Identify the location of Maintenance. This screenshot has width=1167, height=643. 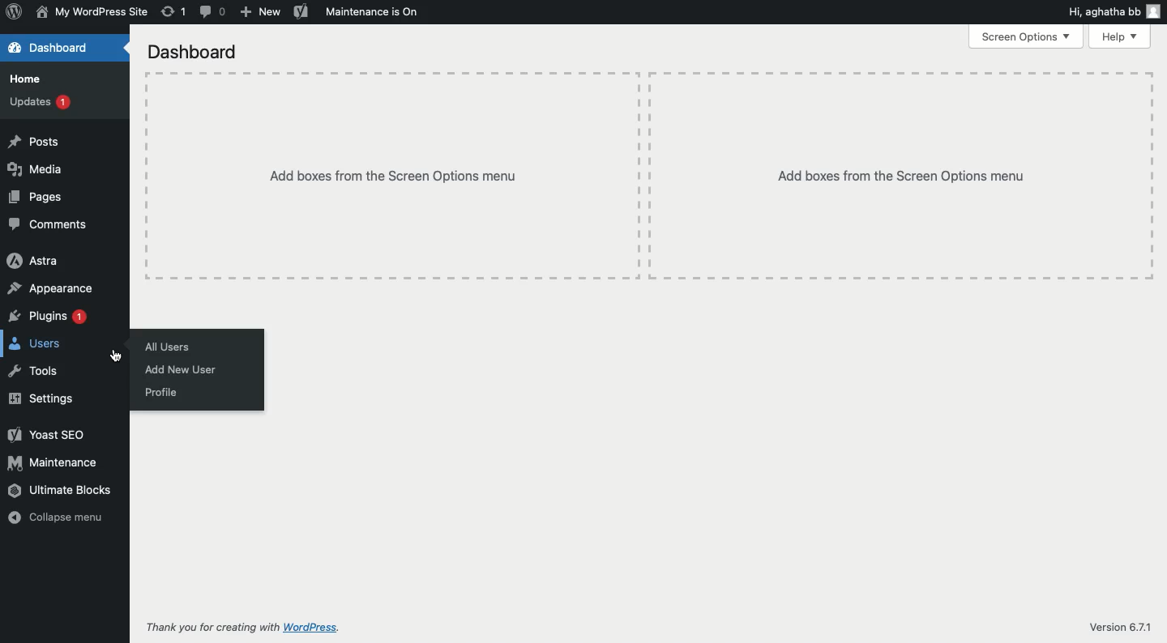
(53, 462).